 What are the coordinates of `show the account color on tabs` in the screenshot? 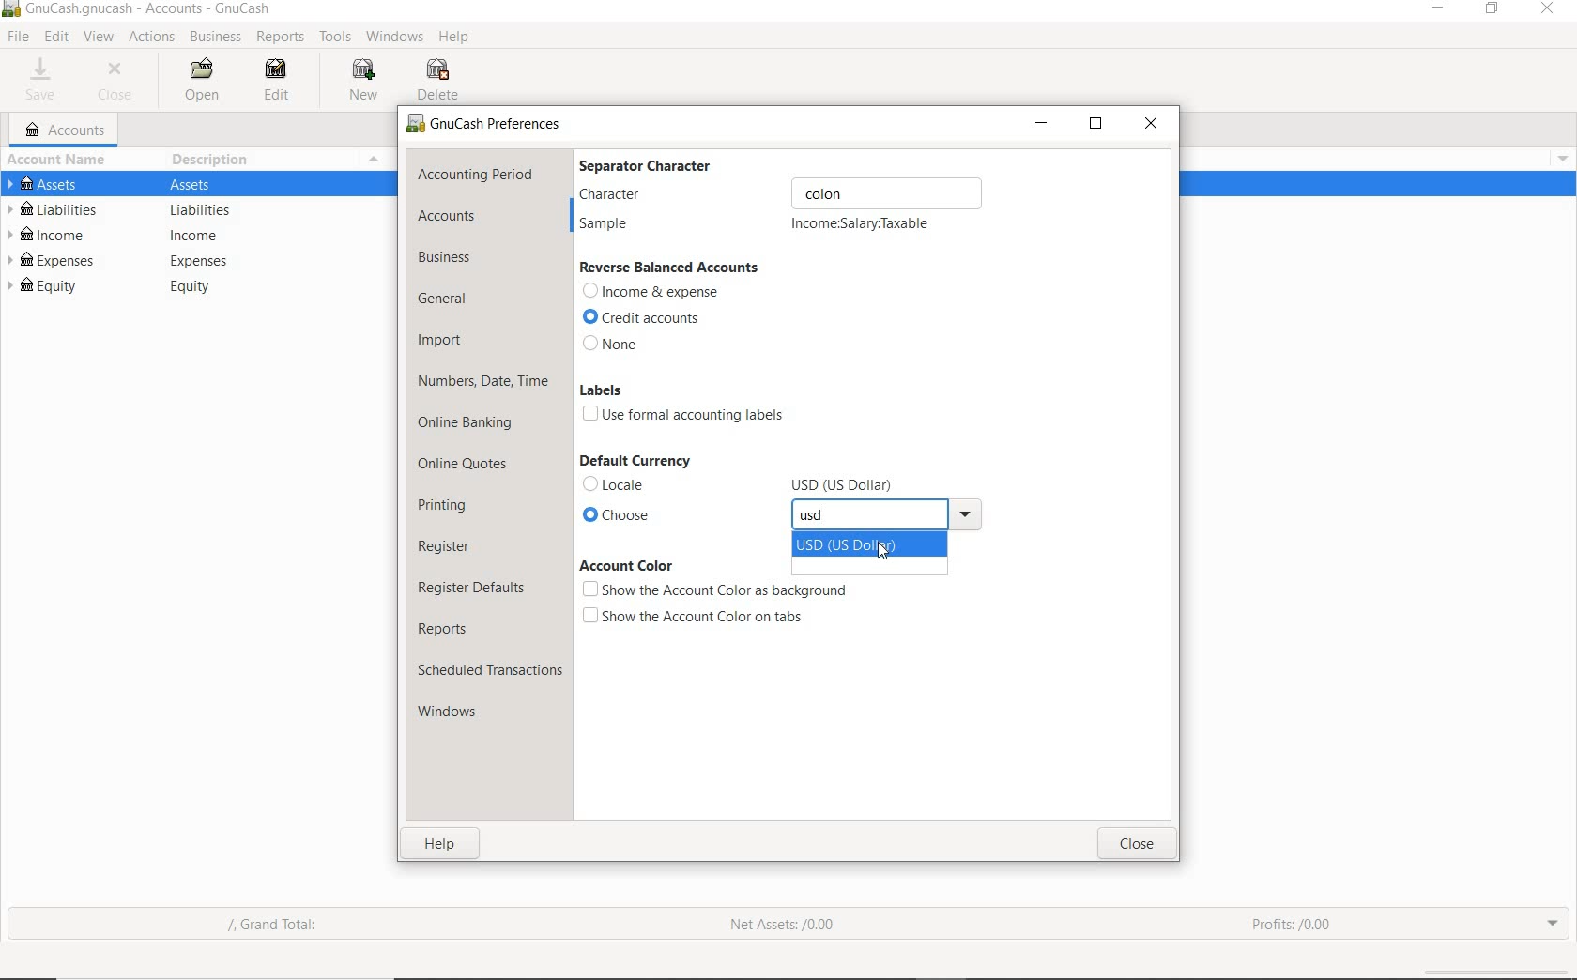 It's located at (696, 616).